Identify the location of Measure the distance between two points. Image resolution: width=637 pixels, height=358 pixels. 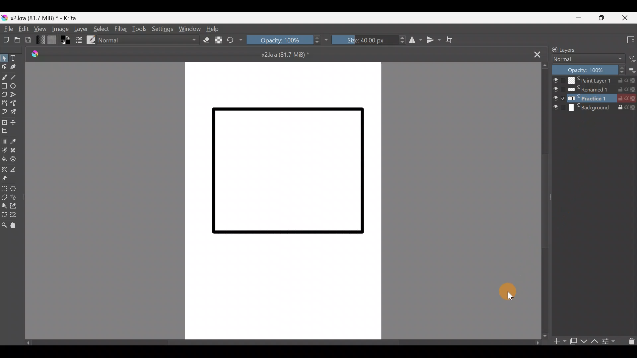
(17, 170).